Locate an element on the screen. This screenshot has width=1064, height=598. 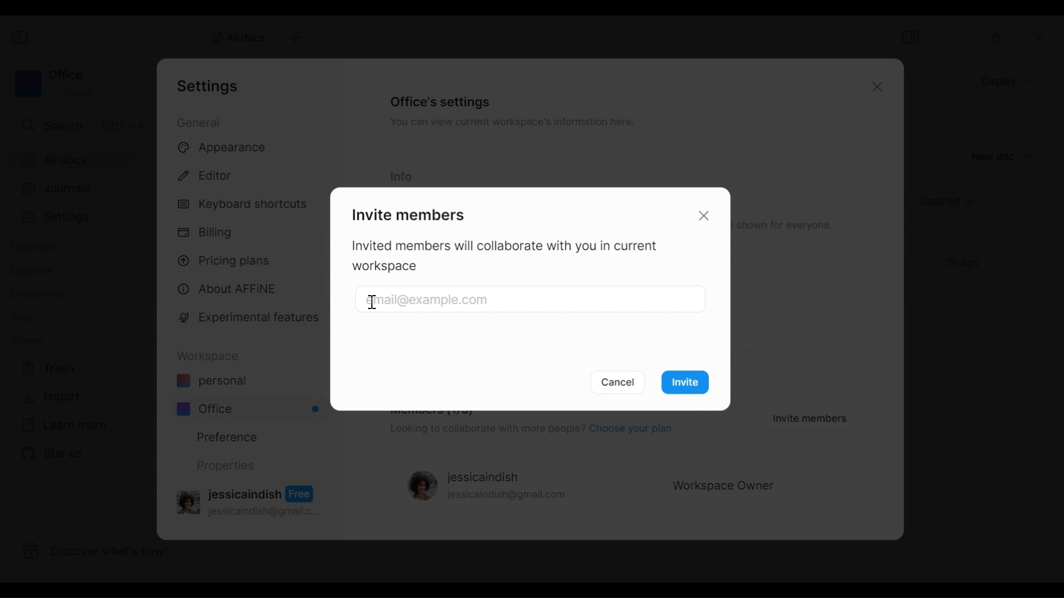
Display is located at coordinates (1009, 80).